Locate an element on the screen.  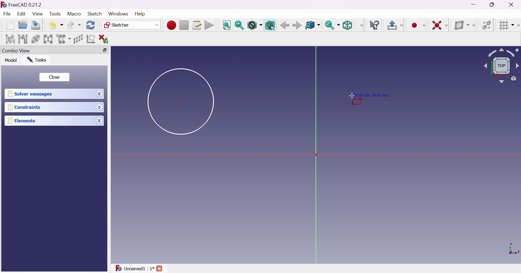
Restore down is located at coordinates (493, 5).